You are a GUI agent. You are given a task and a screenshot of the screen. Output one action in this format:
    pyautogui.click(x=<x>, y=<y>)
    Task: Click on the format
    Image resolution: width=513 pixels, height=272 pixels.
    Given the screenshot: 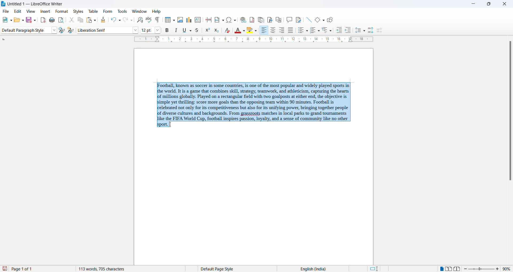 What is the action you would take?
    pyautogui.click(x=61, y=11)
    